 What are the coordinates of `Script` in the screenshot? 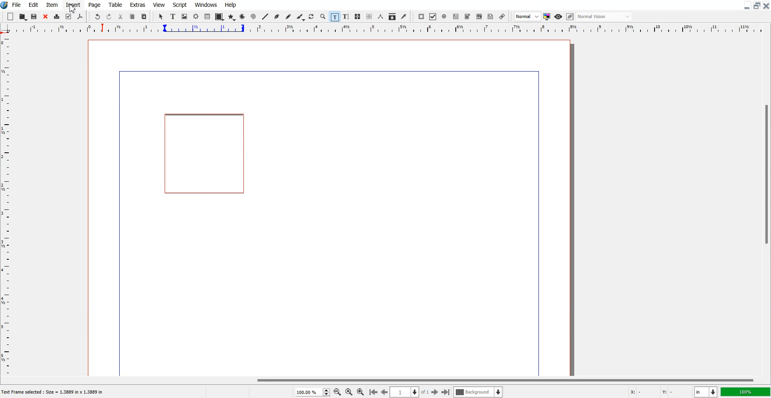 It's located at (180, 4).